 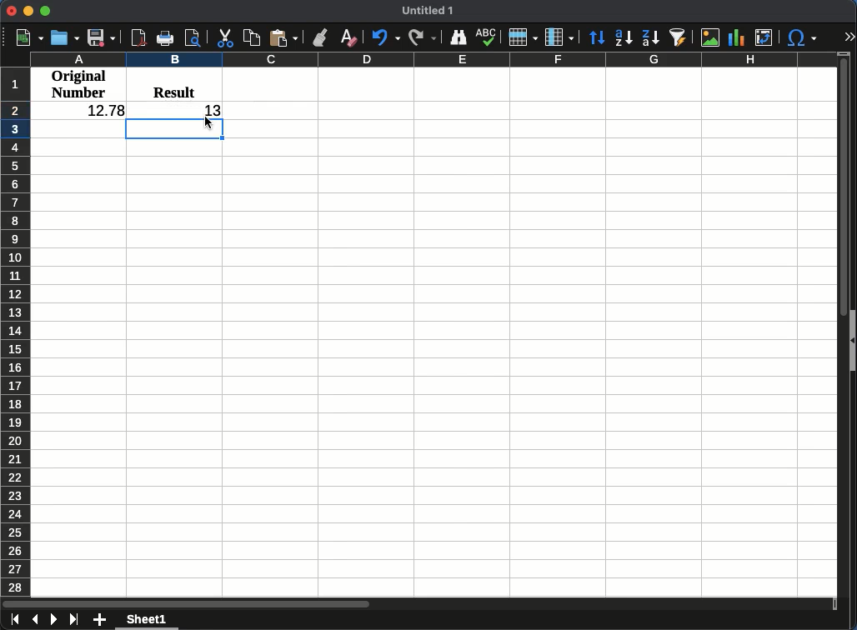 I want to click on Maximize, so click(x=45, y=12).